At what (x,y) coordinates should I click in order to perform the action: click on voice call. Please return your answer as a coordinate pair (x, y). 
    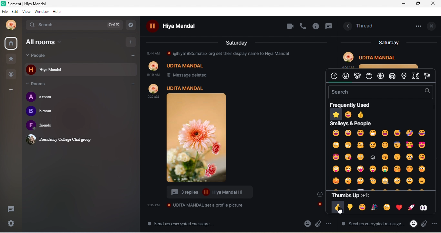
    Looking at the image, I should click on (303, 26).